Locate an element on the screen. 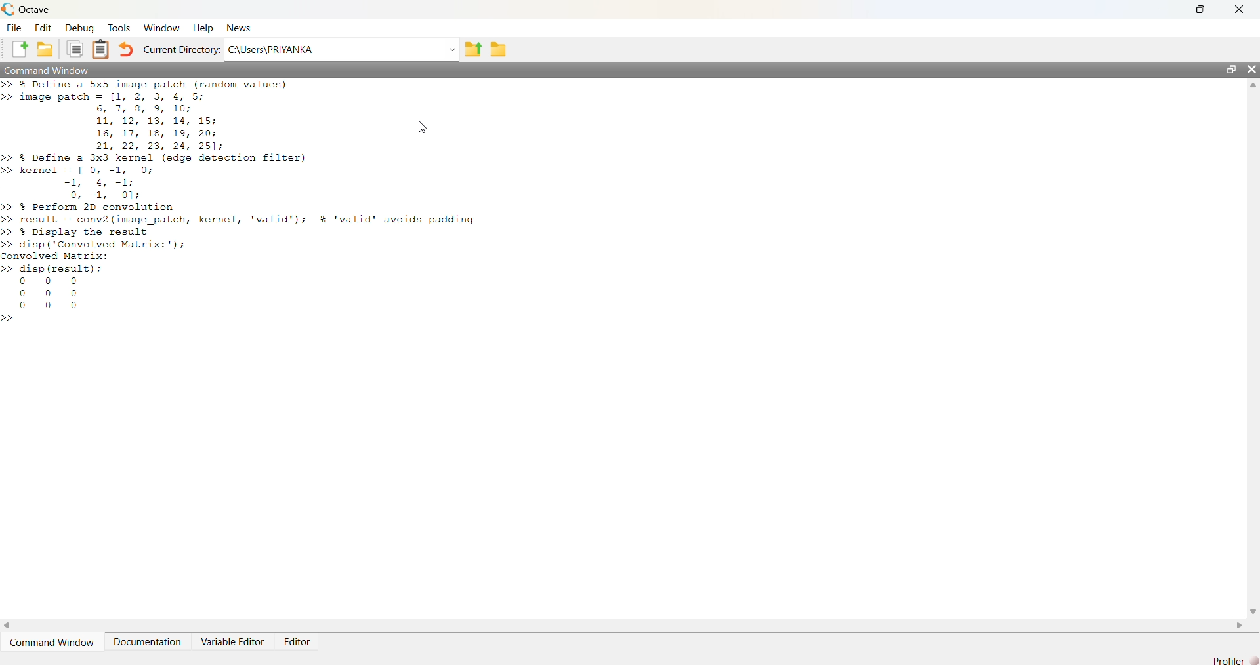 The width and height of the screenshot is (1260, 665). Minimize is located at coordinates (1162, 9).